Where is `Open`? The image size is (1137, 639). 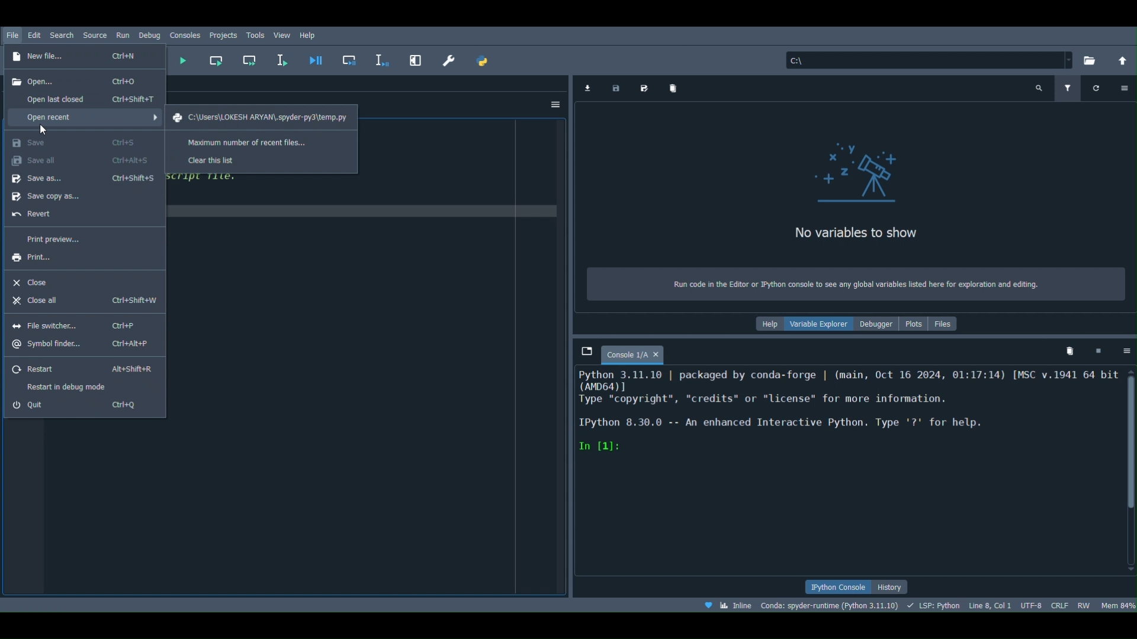
Open is located at coordinates (82, 80).